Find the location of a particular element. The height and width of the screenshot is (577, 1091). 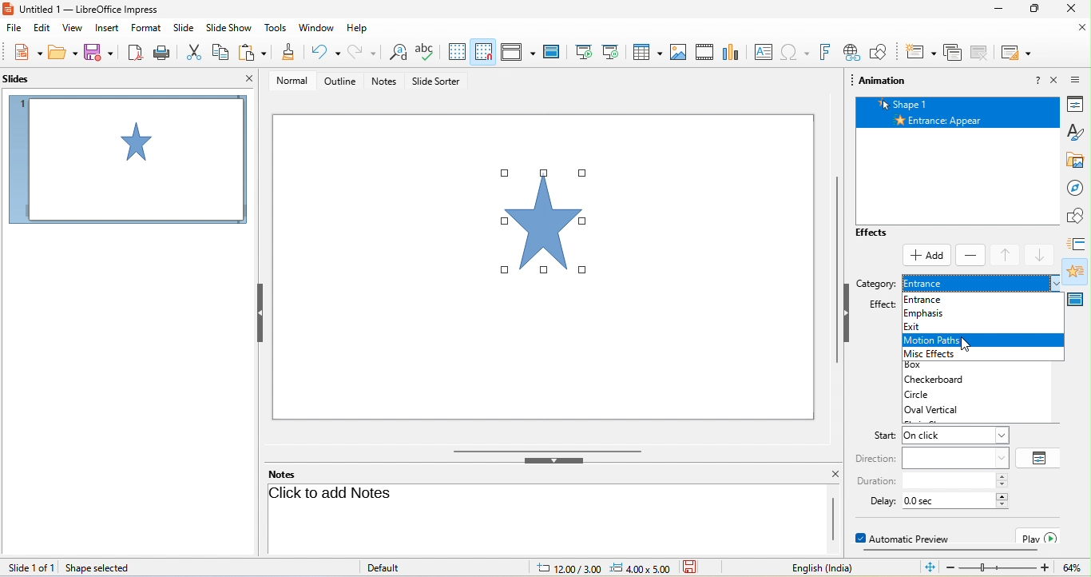

notes is located at coordinates (284, 474).